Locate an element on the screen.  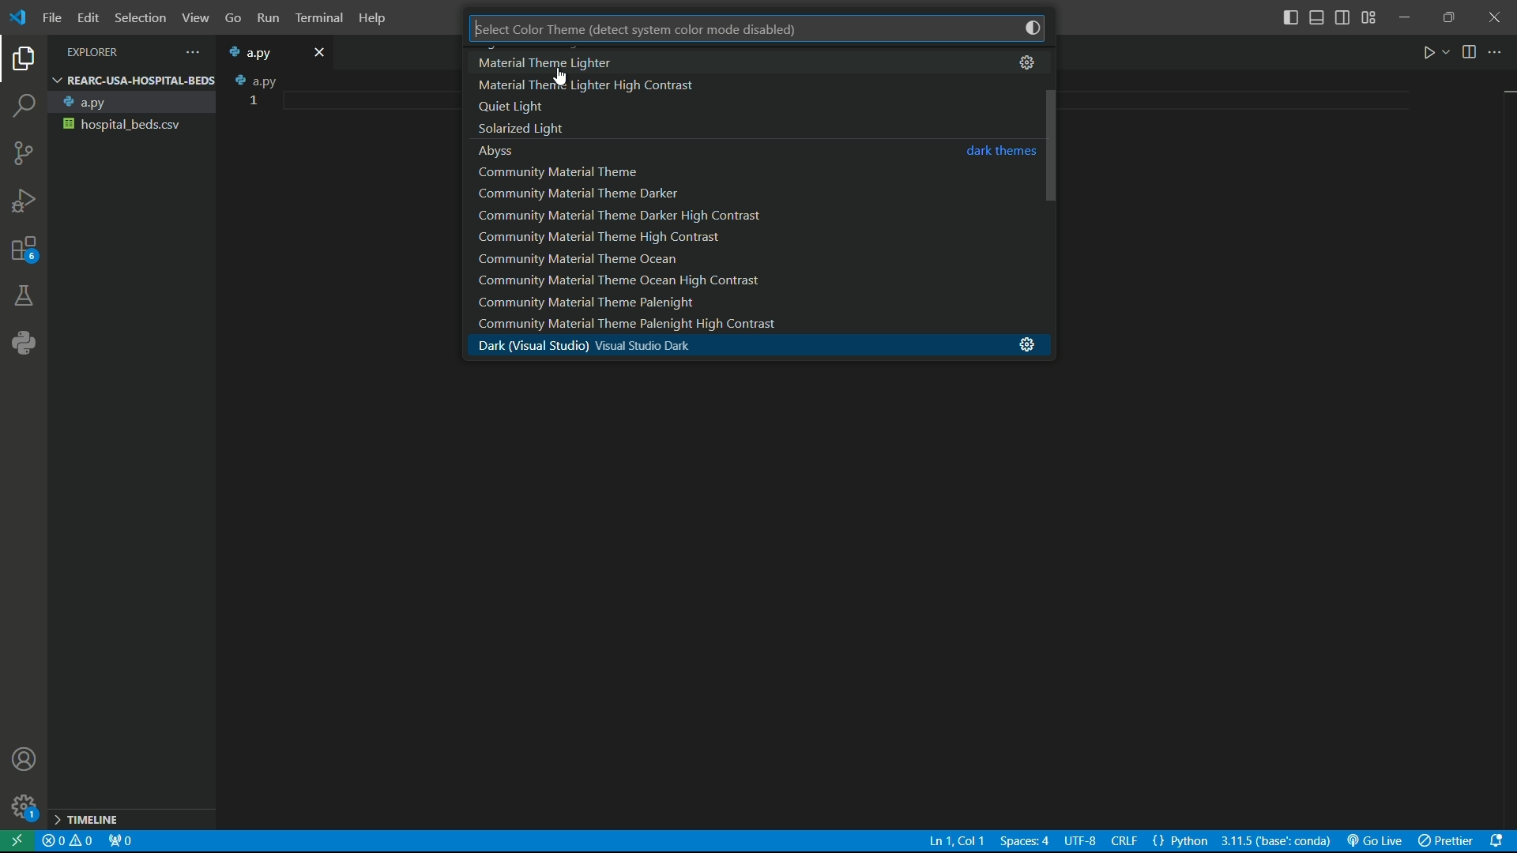
split editor right is located at coordinates (1471, 51).